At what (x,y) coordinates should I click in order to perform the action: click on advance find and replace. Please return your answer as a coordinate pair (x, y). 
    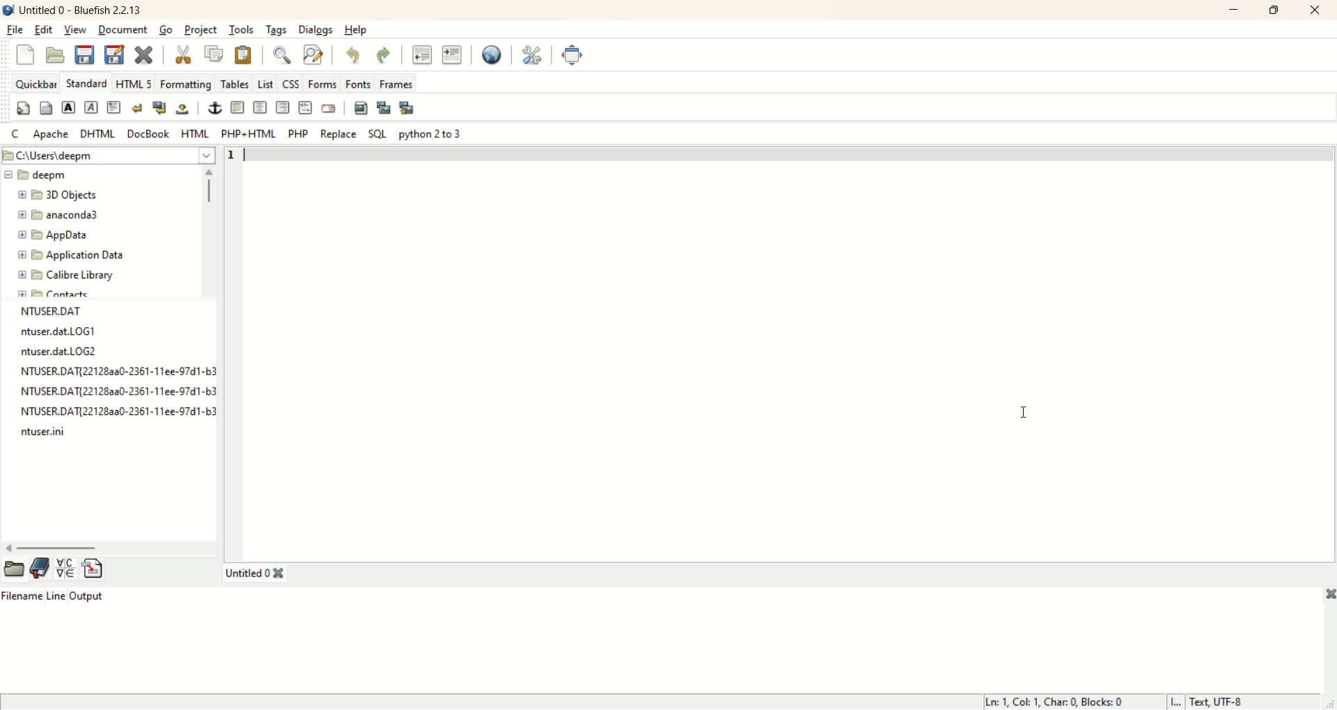
    Looking at the image, I should click on (311, 57).